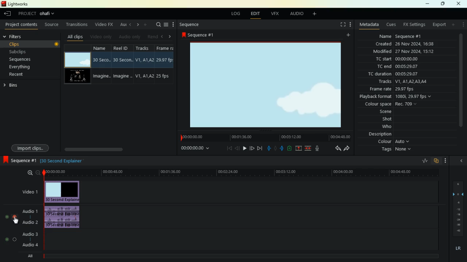 The image size is (467, 262). What do you see at coordinates (259, 148) in the screenshot?
I see `end` at bounding box center [259, 148].